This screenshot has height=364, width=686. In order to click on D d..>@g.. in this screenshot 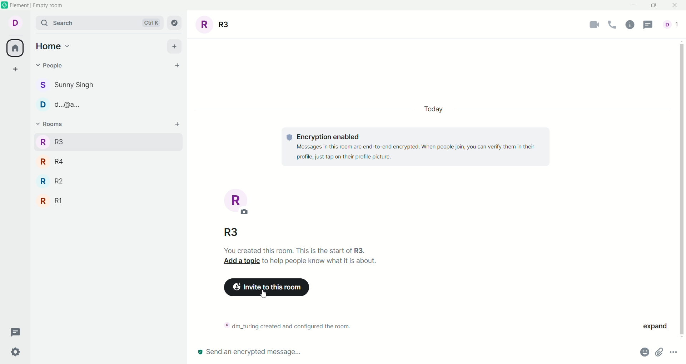, I will do `click(63, 103)`.